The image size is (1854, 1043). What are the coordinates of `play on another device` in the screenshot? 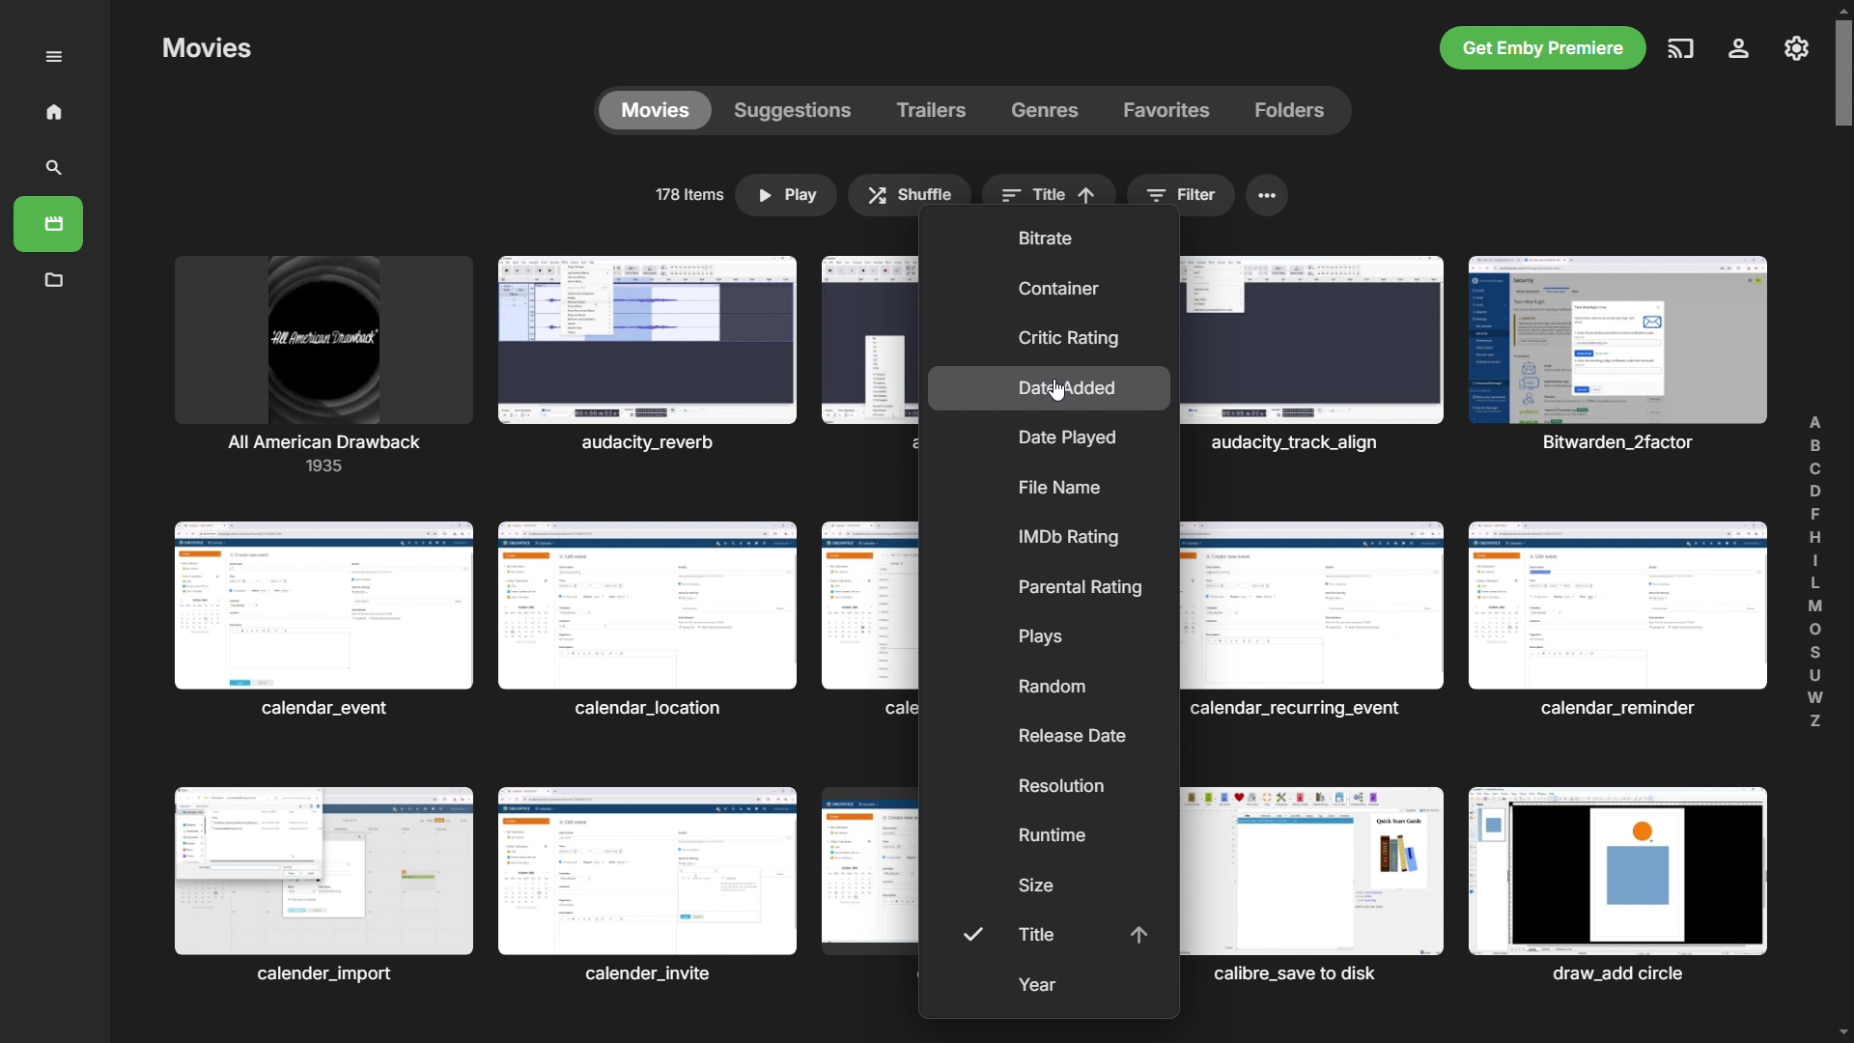 It's located at (1679, 50).